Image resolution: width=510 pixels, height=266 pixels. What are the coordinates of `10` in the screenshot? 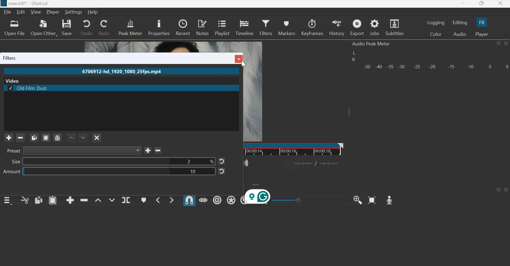 It's located at (119, 172).